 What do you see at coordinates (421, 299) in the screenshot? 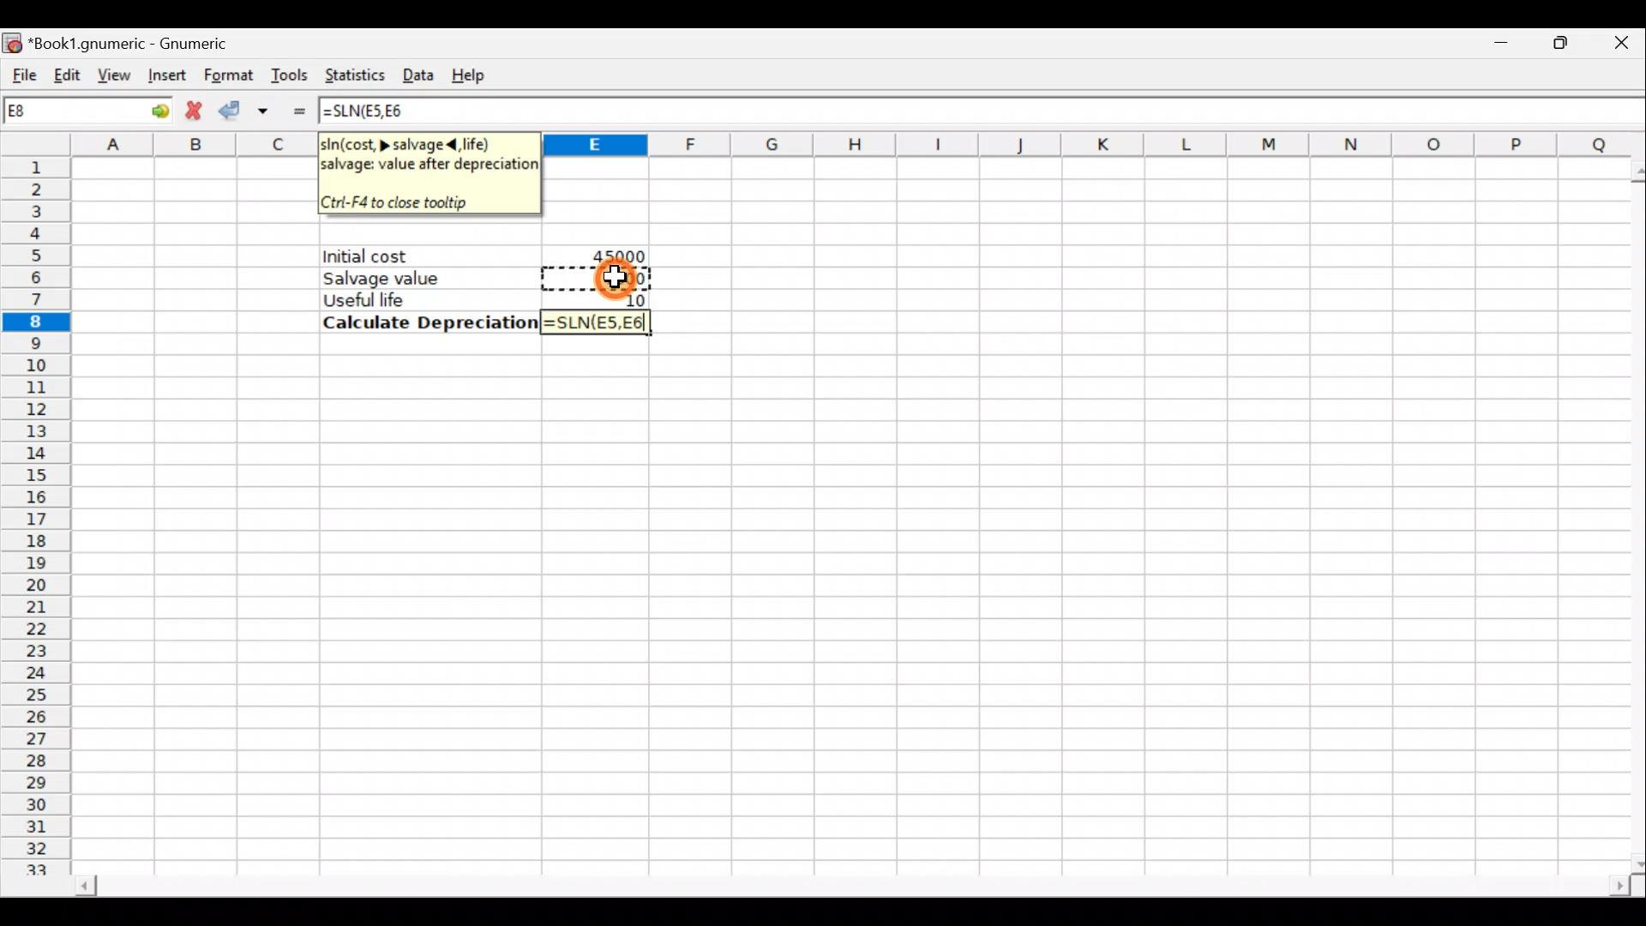
I see `Useful life` at bounding box center [421, 299].